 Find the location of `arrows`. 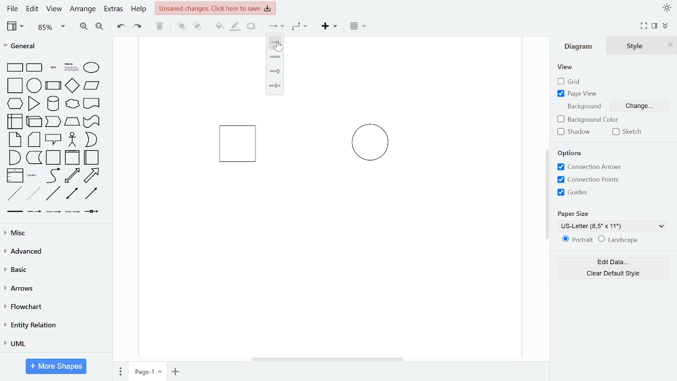

arrows is located at coordinates (54, 289).